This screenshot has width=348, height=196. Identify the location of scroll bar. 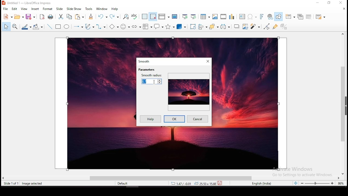
(172, 177).